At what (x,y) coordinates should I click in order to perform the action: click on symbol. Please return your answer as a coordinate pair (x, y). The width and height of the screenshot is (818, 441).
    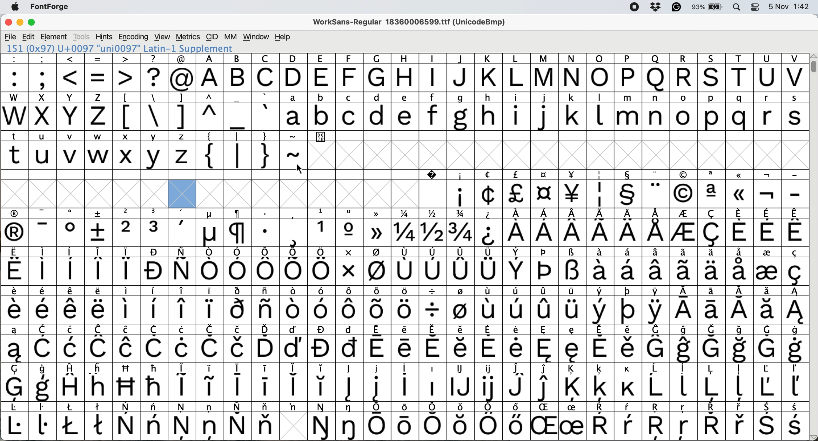
    Looking at the image, I should click on (127, 266).